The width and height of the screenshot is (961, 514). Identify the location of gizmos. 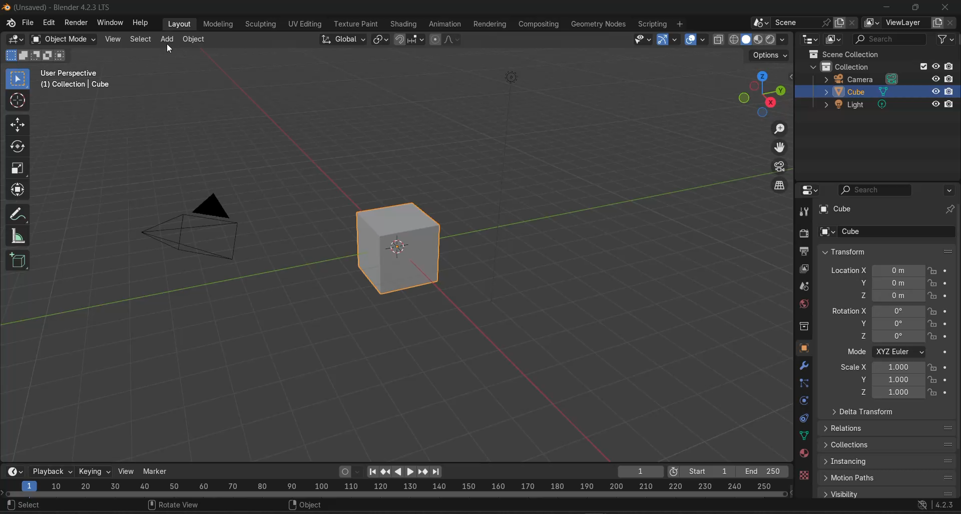
(675, 40).